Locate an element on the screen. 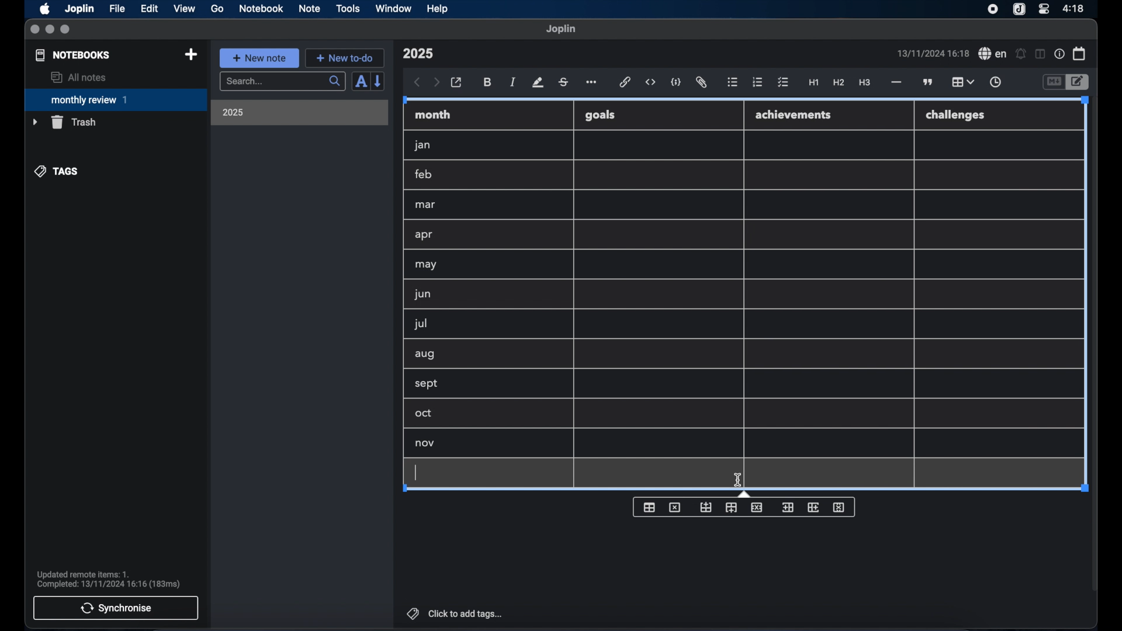 The width and height of the screenshot is (1122, 631). spel check is located at coordinates (993, 54).